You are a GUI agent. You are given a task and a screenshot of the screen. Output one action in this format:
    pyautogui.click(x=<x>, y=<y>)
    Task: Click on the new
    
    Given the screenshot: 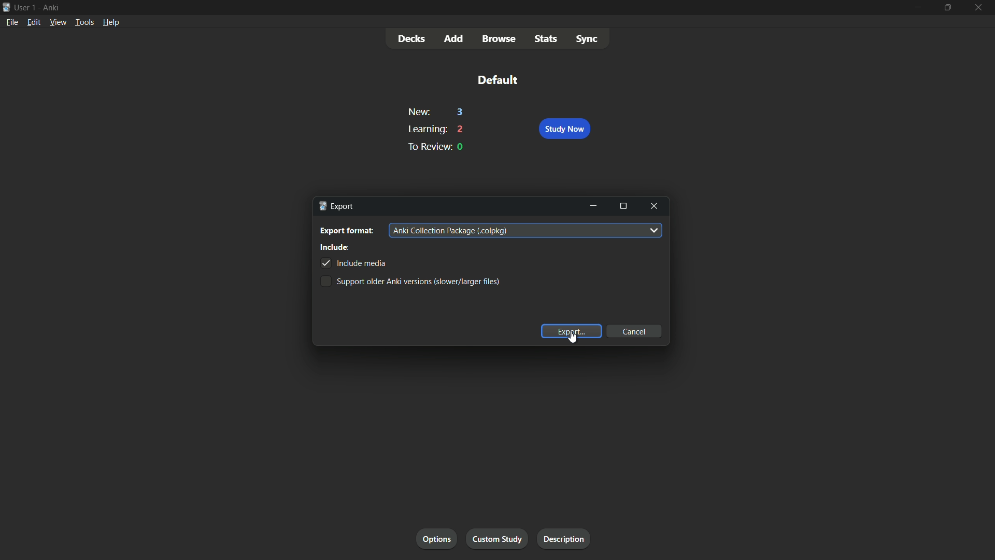 What is the action you would take?
    pyautogui.click(x=418, y=113)
    